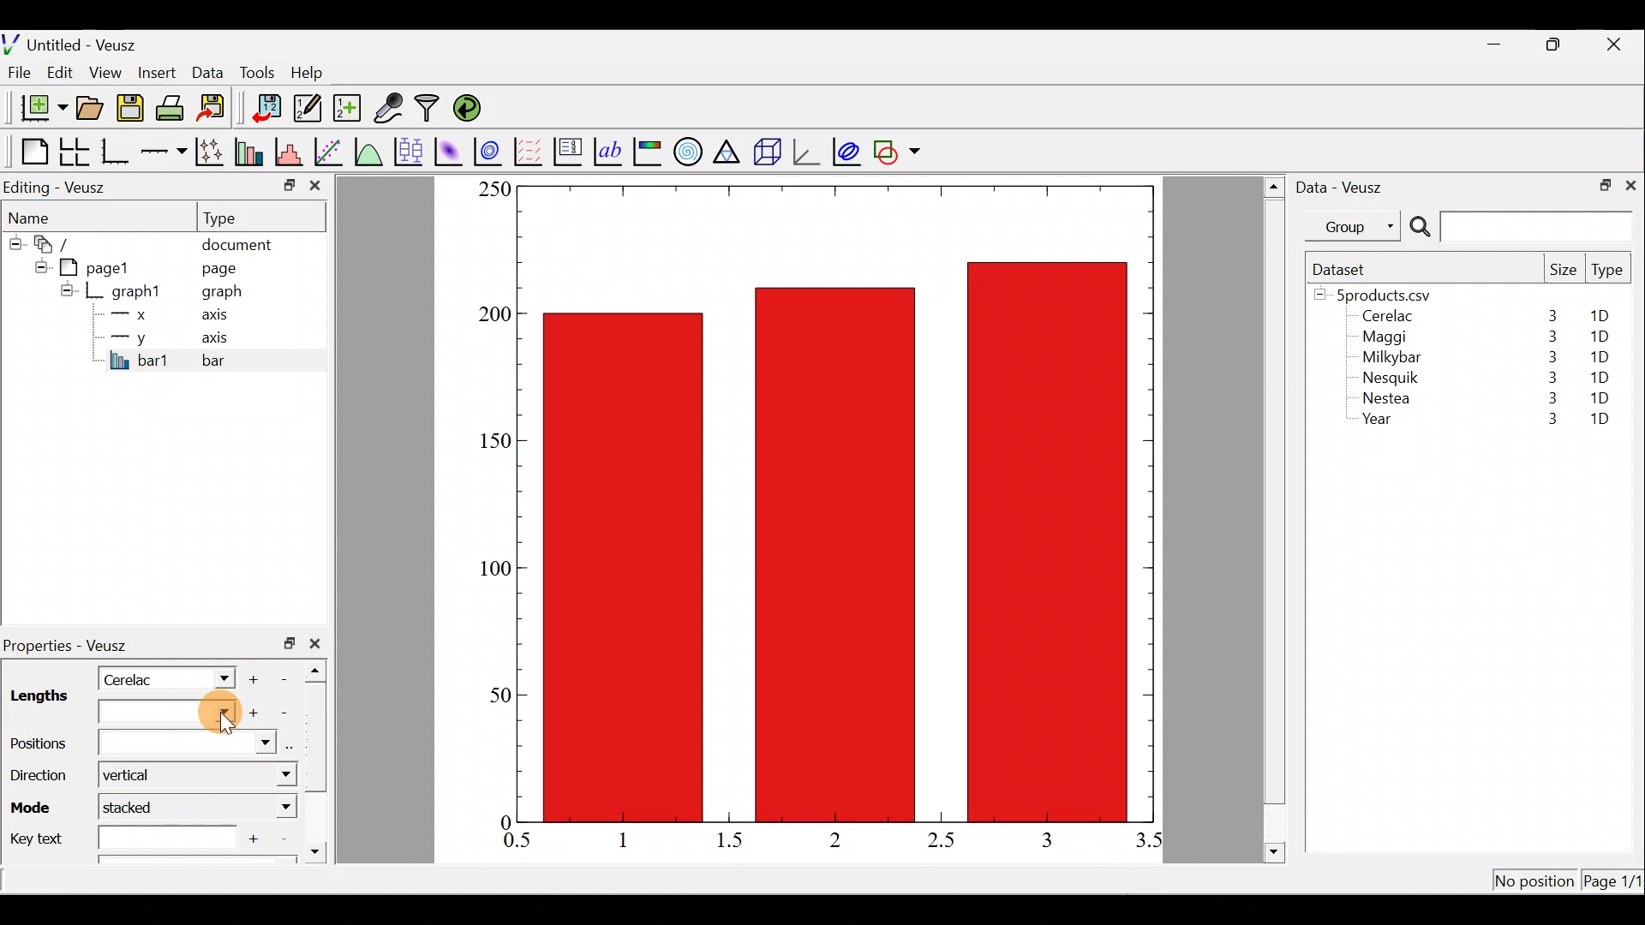  What do you see at coordinates (728, 149) in the screenshot?
I see `Ternary graph` at bounding box center [728, 149].